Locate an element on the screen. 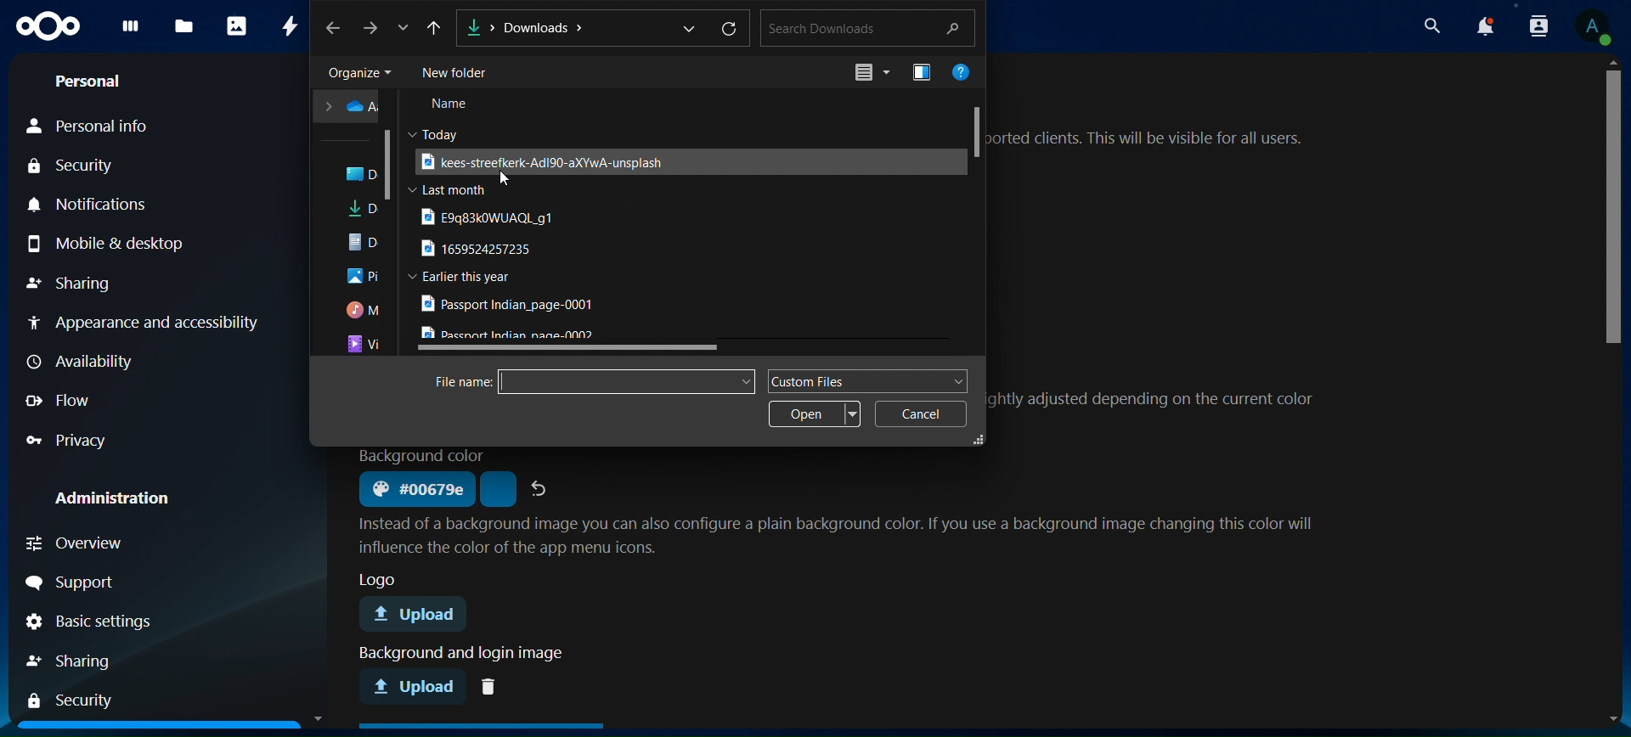 The width and height of the screenshot is (1631, 737). activity is located at coordinates (291, 25).